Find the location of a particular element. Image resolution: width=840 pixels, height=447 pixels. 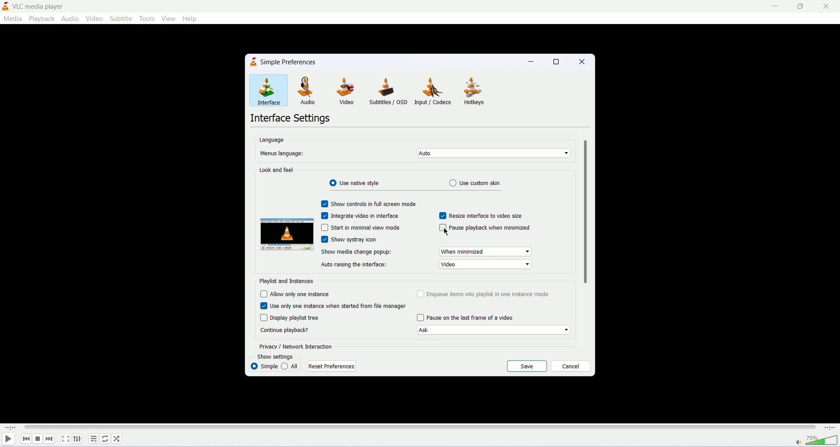

menu language is located at coordinates (288, 154).